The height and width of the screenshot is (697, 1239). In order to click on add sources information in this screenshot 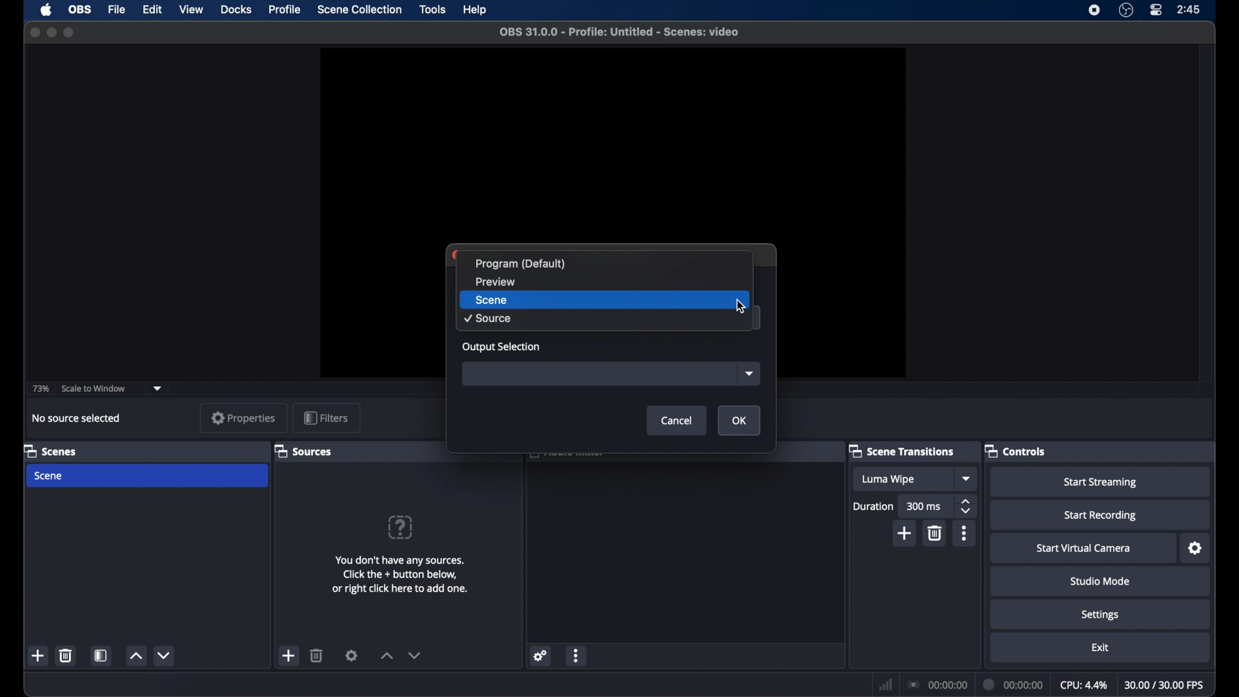, I will do `click(399, 574)`.